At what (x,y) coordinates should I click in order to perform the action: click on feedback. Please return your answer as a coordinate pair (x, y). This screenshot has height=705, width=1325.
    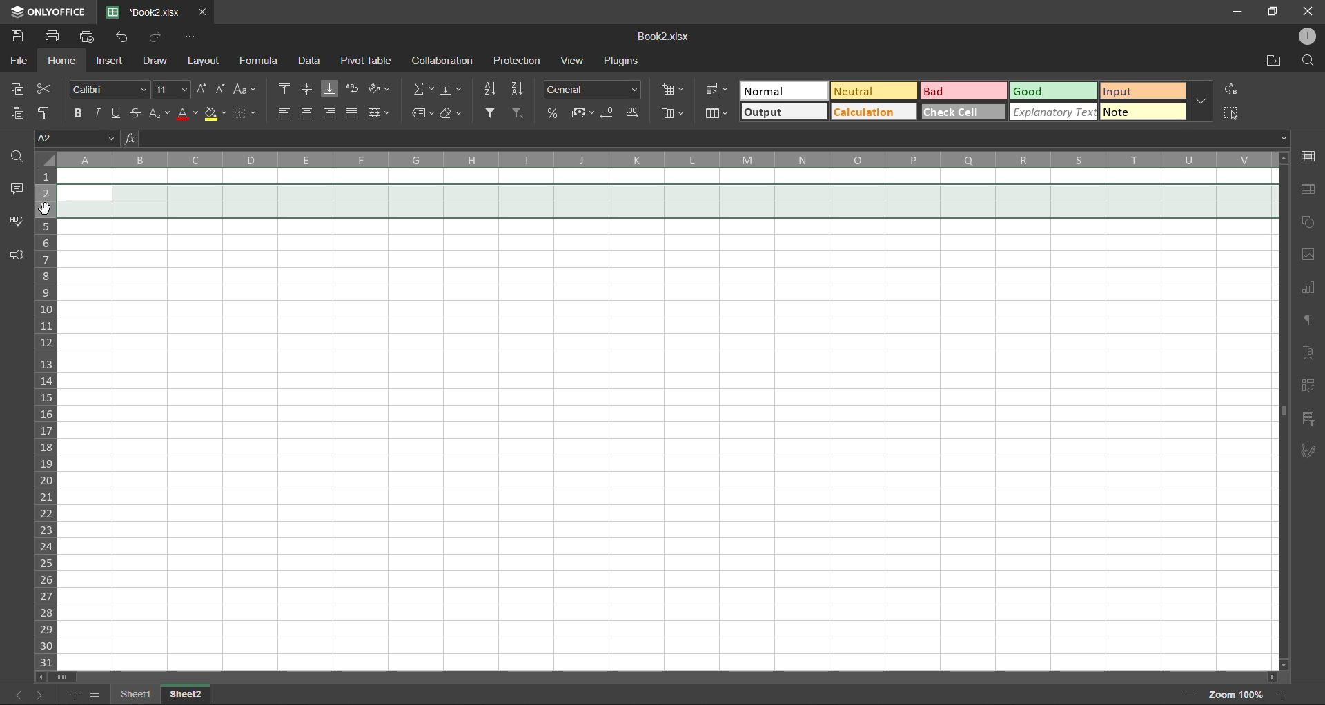
    Looking at the image, I should click on (18, 257).